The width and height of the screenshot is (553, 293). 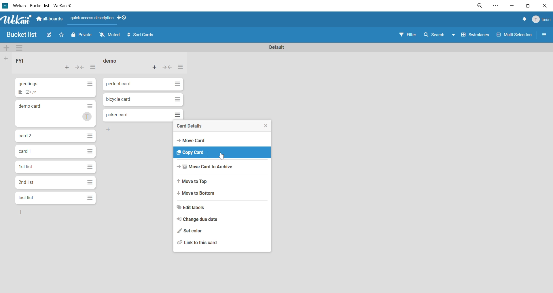 What do you see at coordinates (50, 36) in the screenshot?
I see `edit` at bounding box center [50, 36].